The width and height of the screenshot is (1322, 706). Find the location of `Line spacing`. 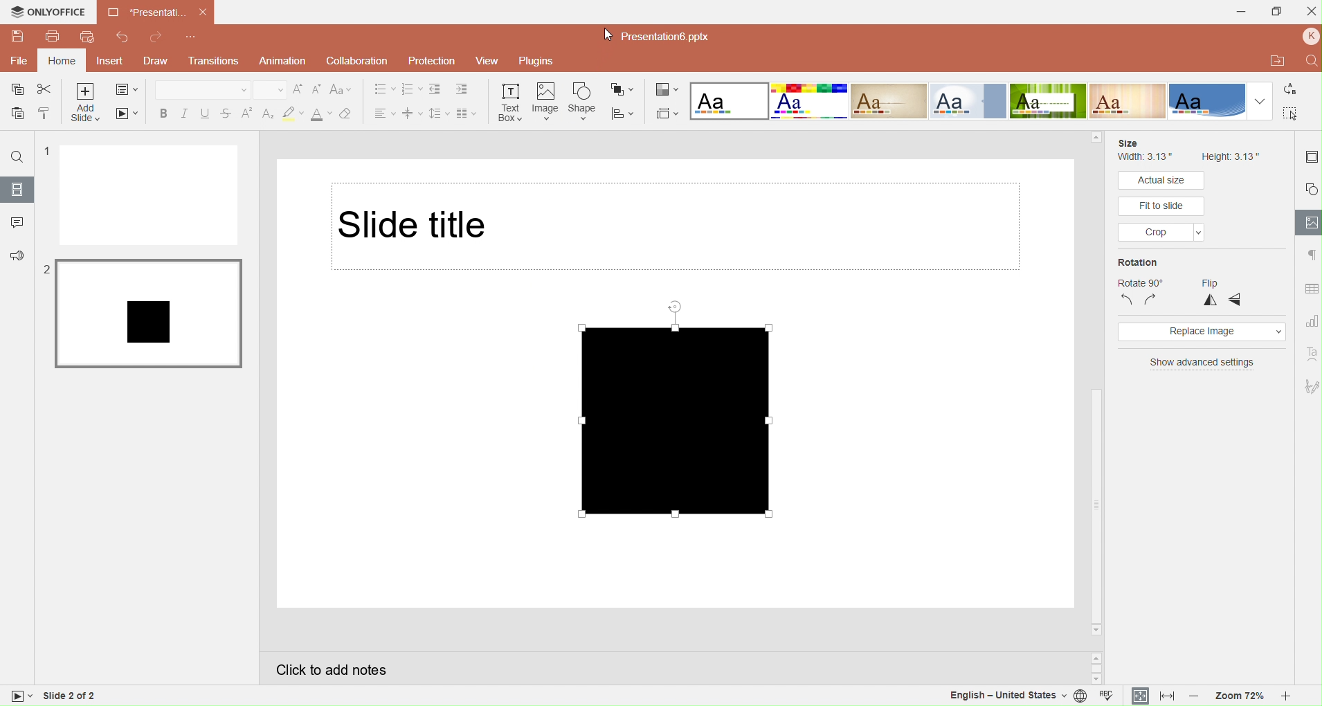

Line spacing is located at coordinates (439, 114).